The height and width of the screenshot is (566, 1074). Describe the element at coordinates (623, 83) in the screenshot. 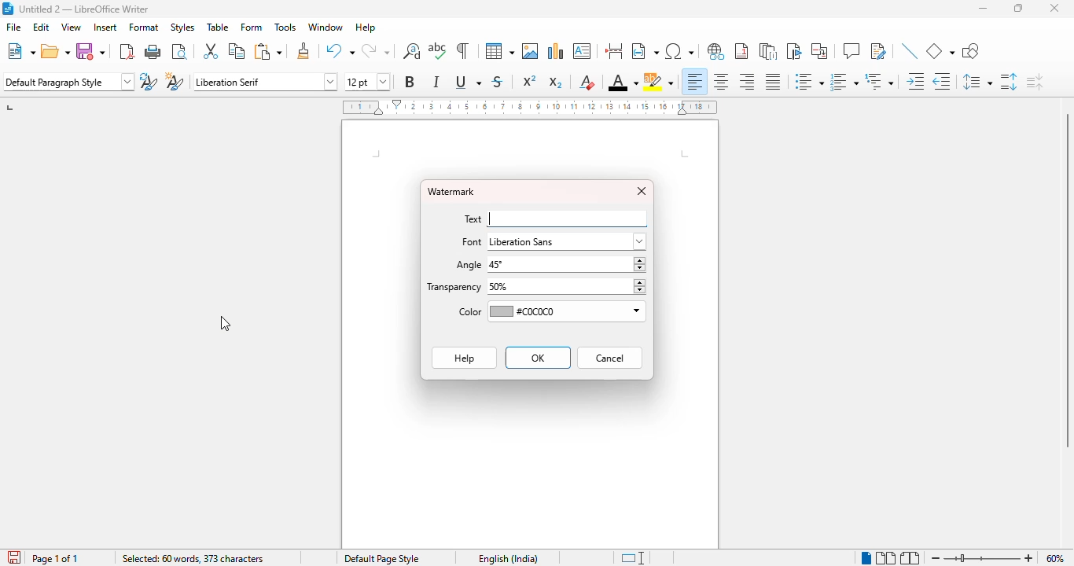

I see `font color` at that location.